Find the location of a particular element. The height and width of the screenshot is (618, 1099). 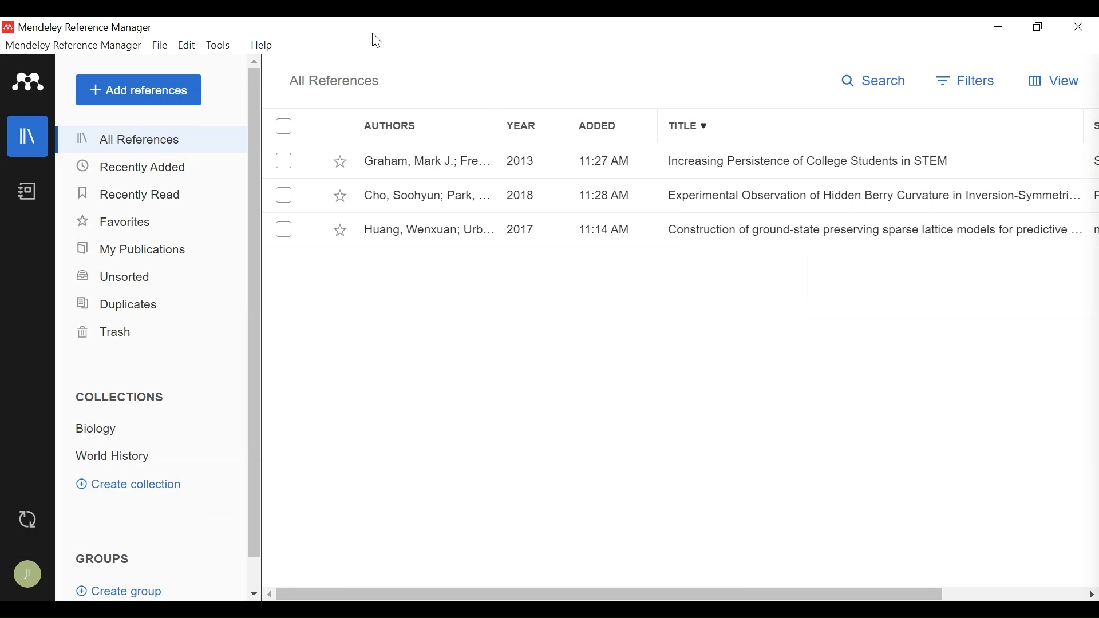

Edit is located at coordinates (186, 45).